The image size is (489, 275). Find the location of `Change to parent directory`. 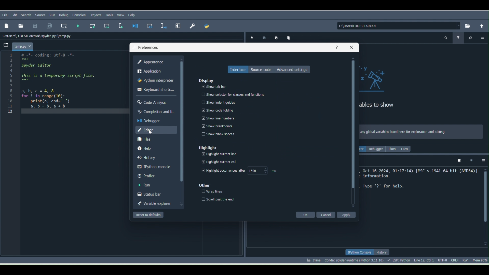

Change to parent directory is located at coordinates (482, 25).